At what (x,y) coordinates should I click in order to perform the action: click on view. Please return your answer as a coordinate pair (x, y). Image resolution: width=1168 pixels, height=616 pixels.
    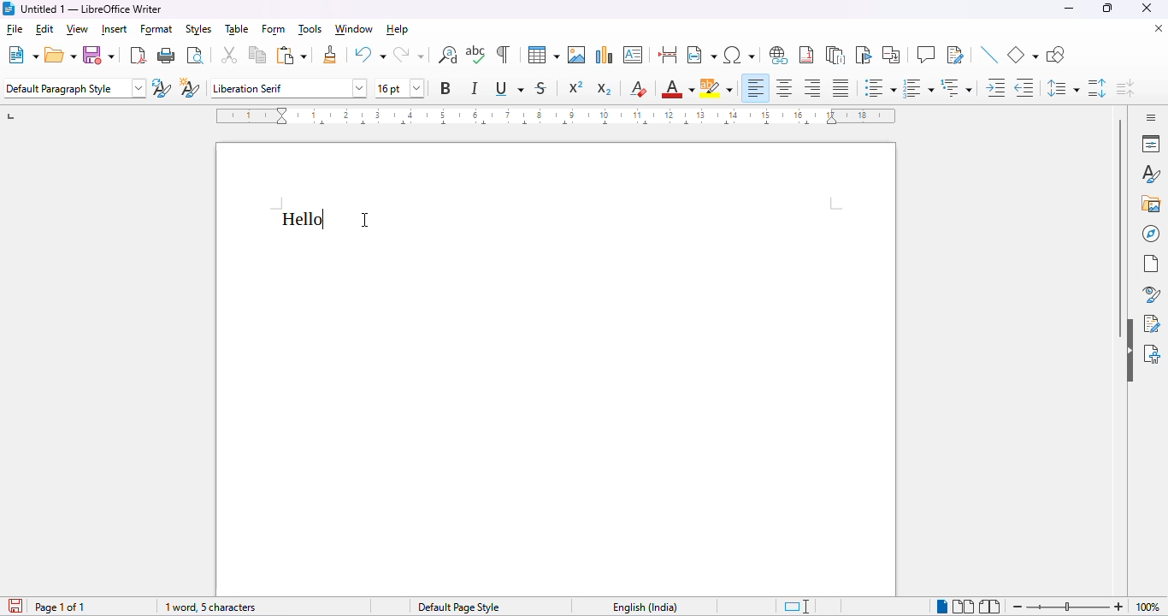
    Looking at the image, I should click on (78, 29).